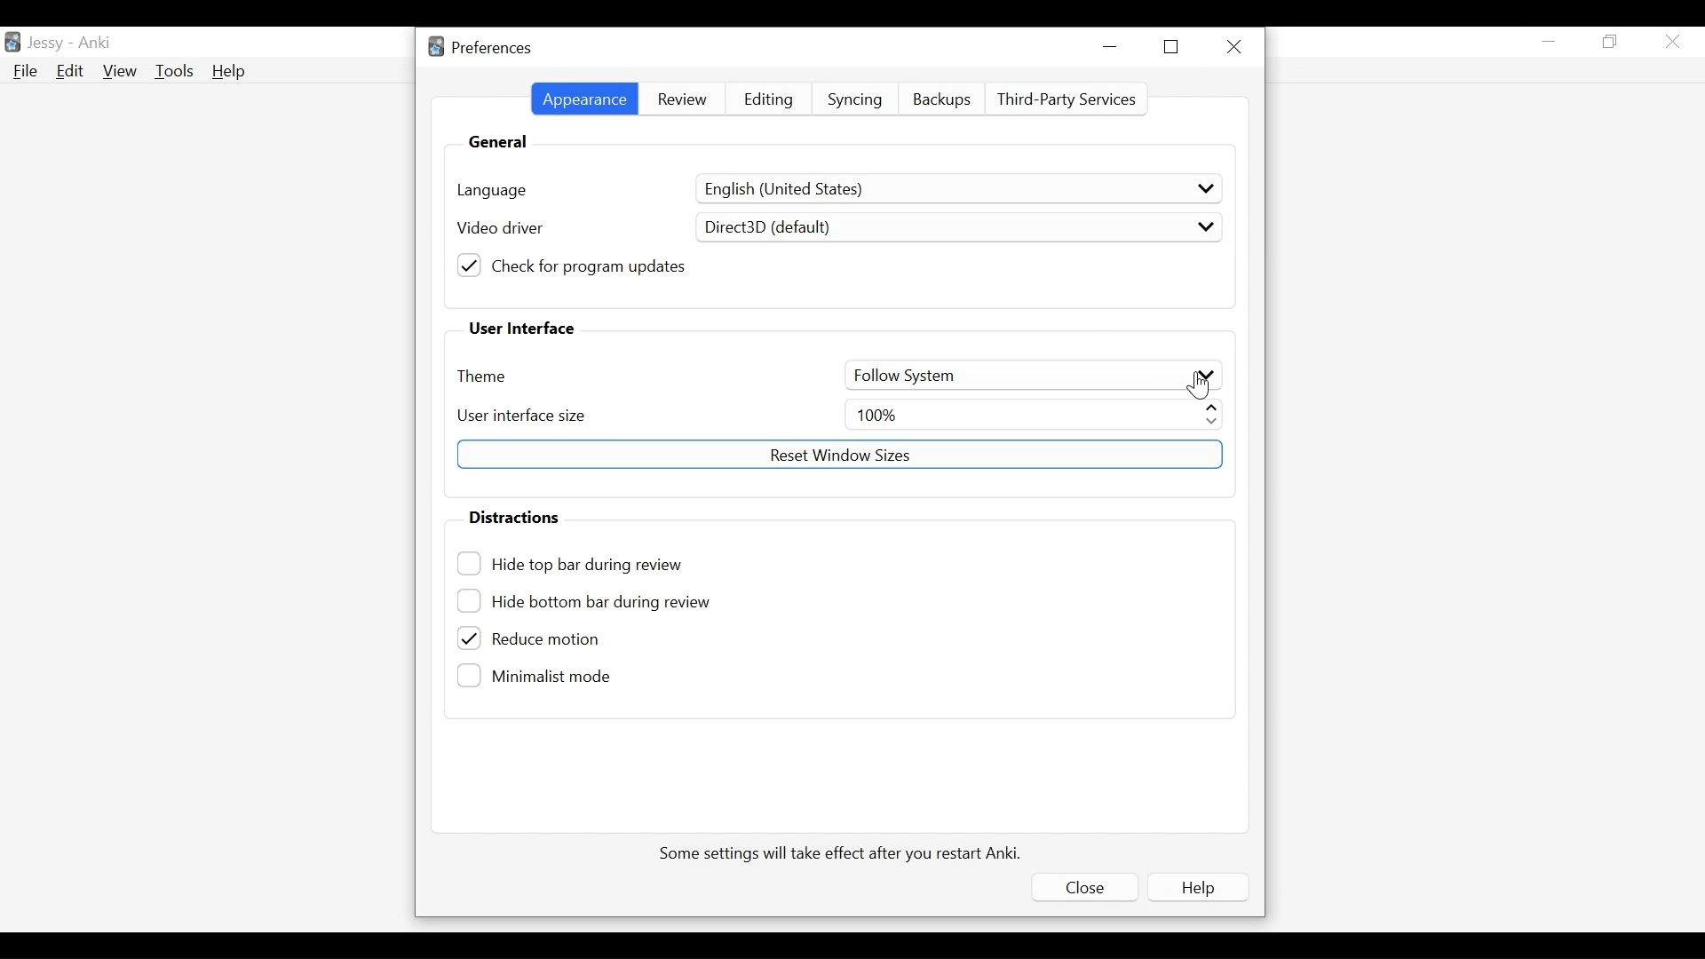 This screenshot has height=959, width=1705. I want to click on Close, so click(1238, 48).